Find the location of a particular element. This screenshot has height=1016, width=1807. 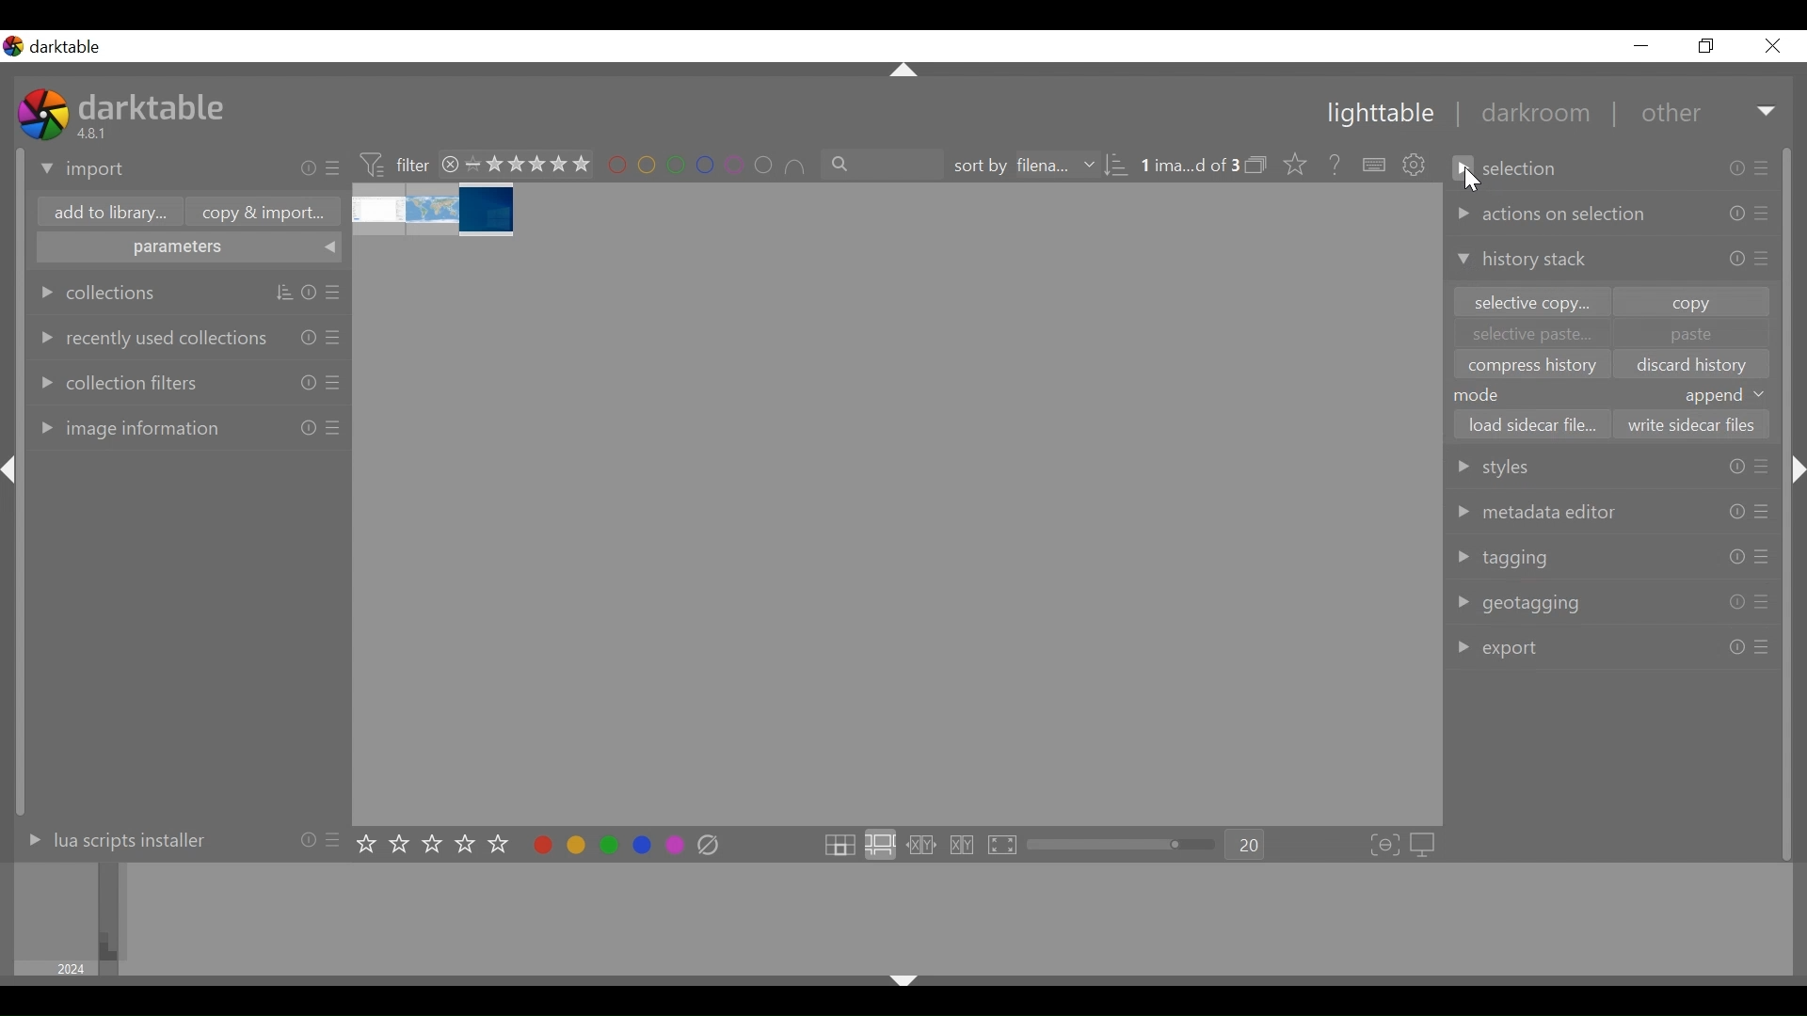

recently used collections is located at coordinates (150, 337).